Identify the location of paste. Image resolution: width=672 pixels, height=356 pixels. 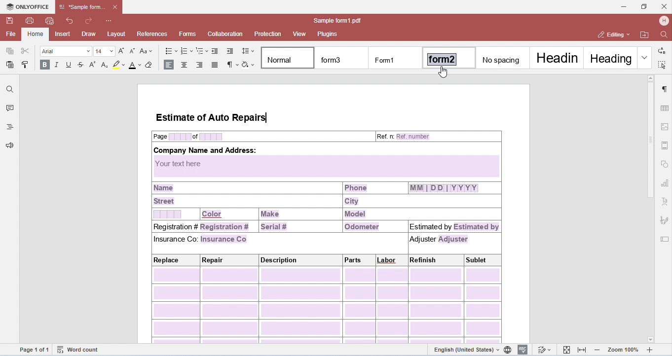
(10, 65).